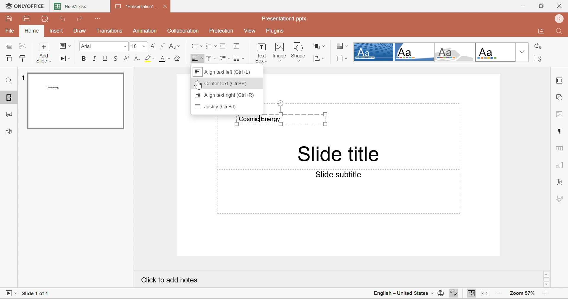 The image size is (568, 299). Describe the element at coordinates (222, 46) in the screenshot. I see `Decrease Indent` at that location.